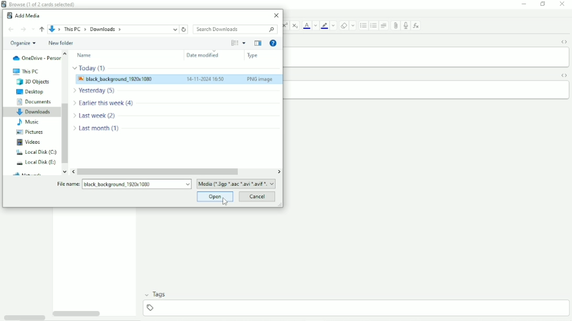 This screenshot has width=572, height=321. What do you see at coordinates (175, 29) in the screenshot?
I see `up to current location` at bounding box center [175, 29].